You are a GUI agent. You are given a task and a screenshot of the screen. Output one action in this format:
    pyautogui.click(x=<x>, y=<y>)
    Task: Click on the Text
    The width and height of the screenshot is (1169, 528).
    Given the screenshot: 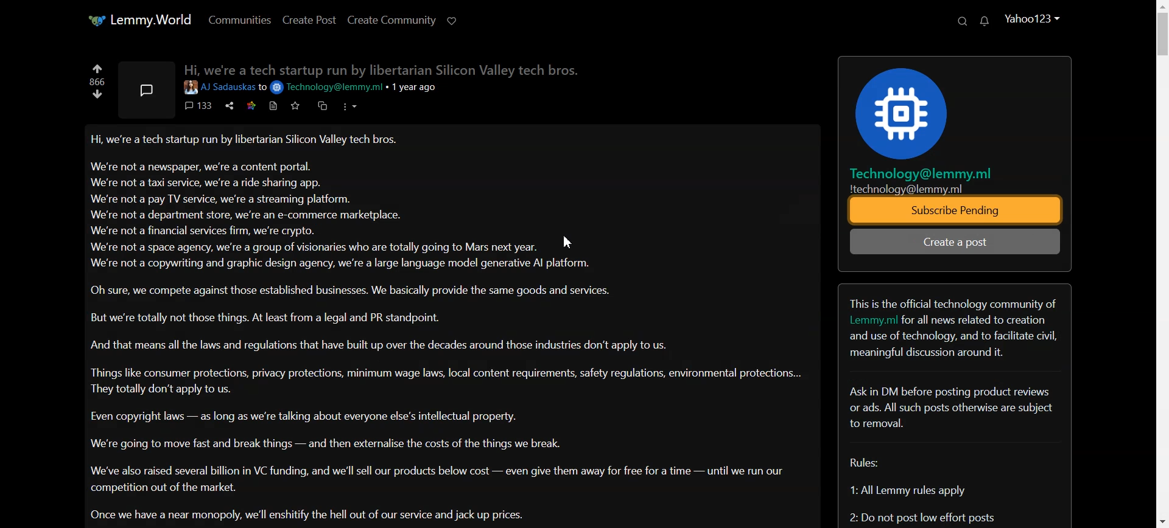 What is the action you would take?
    pyautogui.click(x=957, y=405)
    